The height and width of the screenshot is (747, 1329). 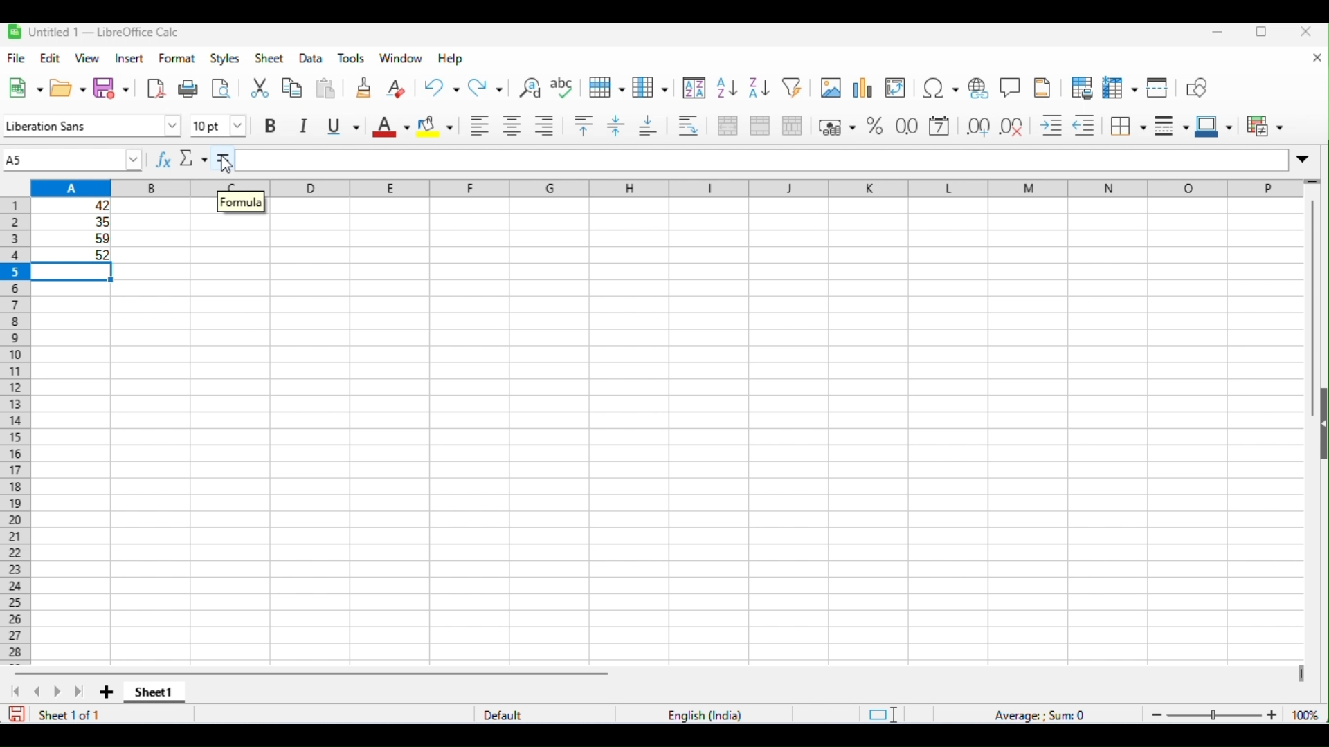 What do you see at coordinates (979, 87) in the screenshot?
I see `insert hyperlink` at bounding box center [979, 87].